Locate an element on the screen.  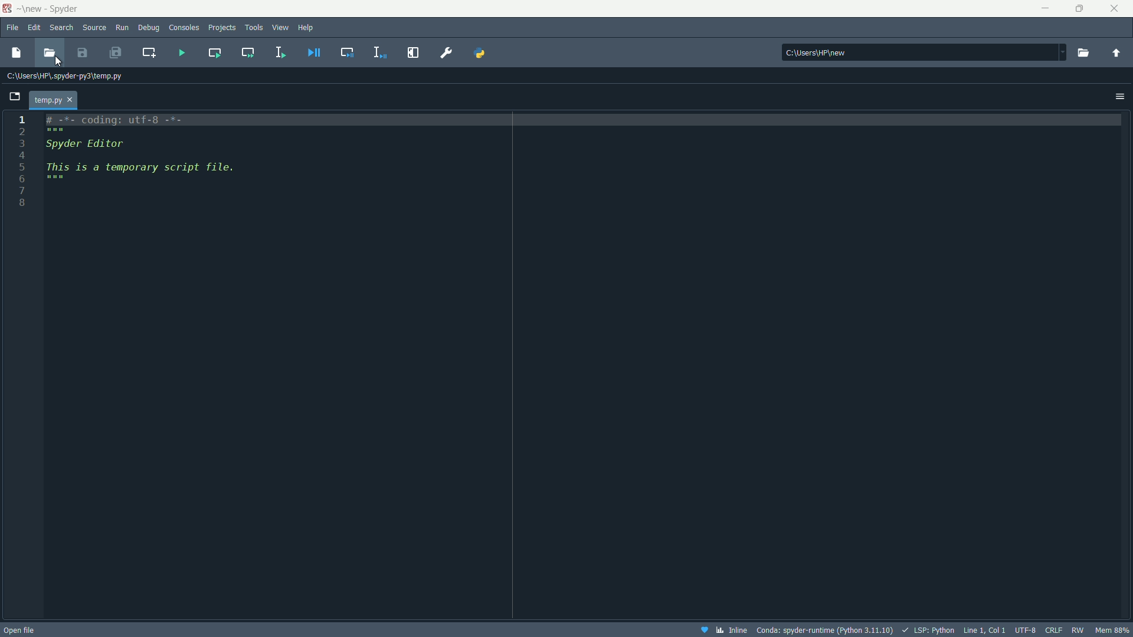
Projects menu is located at coordinates (221, 28).